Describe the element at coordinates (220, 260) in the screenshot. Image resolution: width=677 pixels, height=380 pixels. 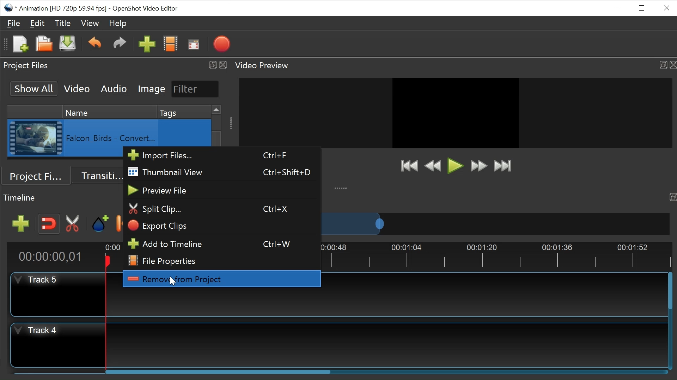
I see `Files Properties` at that location.